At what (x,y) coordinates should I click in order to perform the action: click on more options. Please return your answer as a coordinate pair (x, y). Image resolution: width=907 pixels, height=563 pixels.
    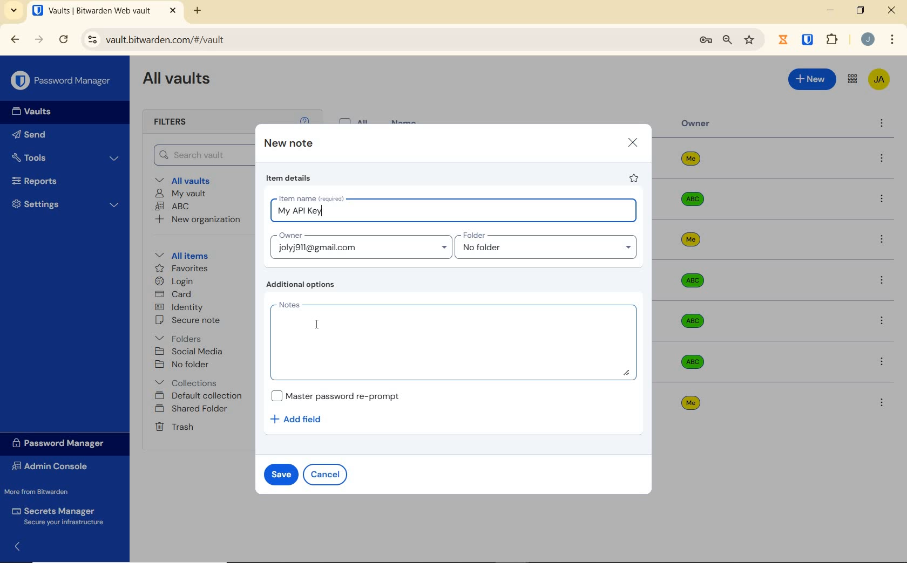
    Looking at the image, I should click on (882, 402).